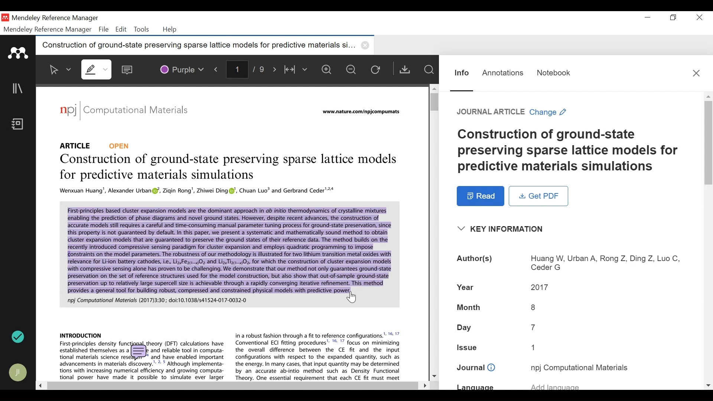  What do you see at coordinates (129, 68) in the screenshot?
I see `Sticky Note` at bounding box center [129, 68].